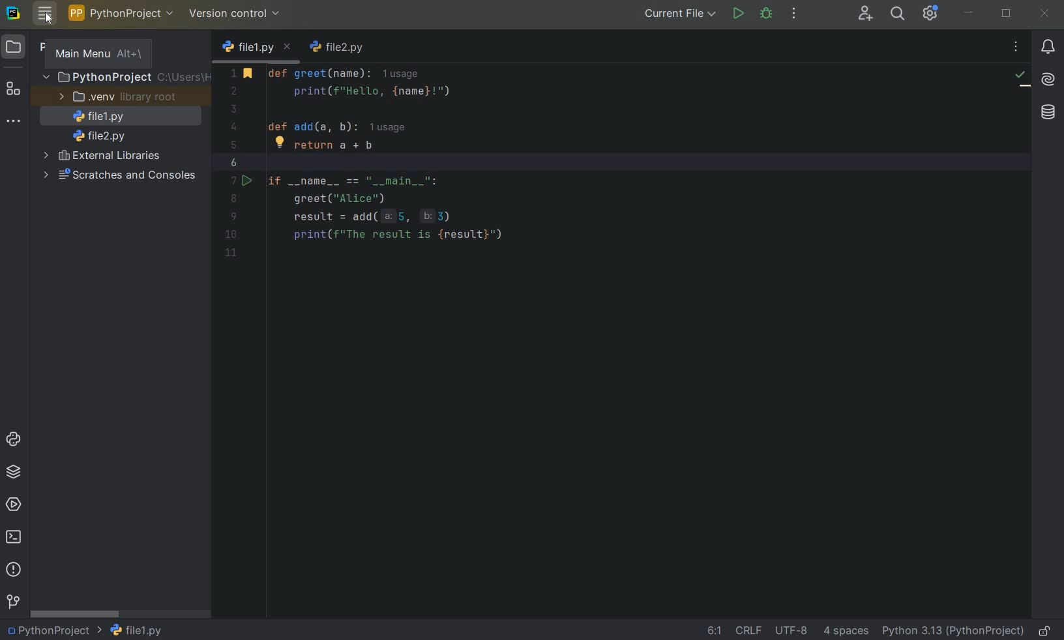 This screenshot has width=1064, height=640. Describe the element at coordinates (118, 175) in the screenshot. I see `scratches and consoles` at that location.